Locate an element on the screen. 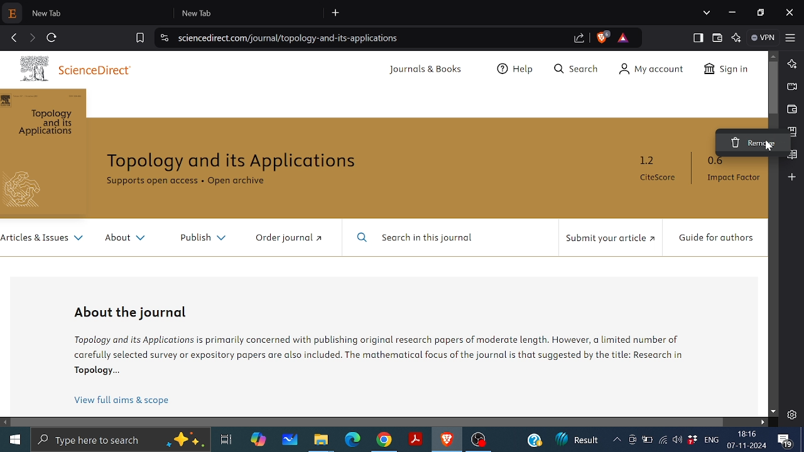  Add to sidebar is located at coordinates (793, 176).